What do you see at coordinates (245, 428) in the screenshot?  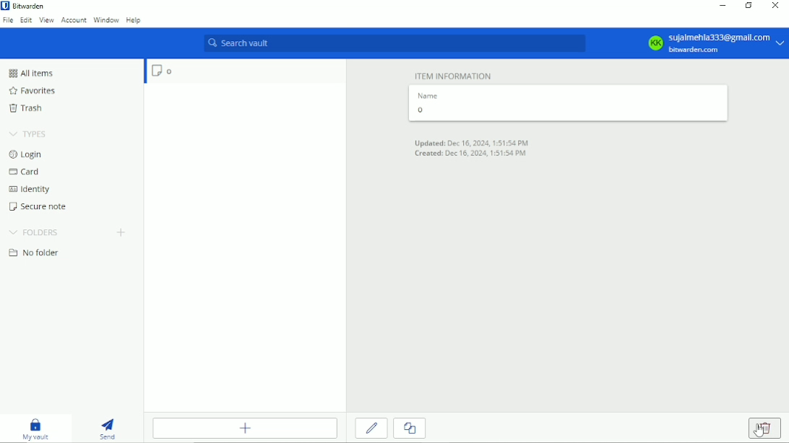 I see `Add item` at bounding box center [245, 428].